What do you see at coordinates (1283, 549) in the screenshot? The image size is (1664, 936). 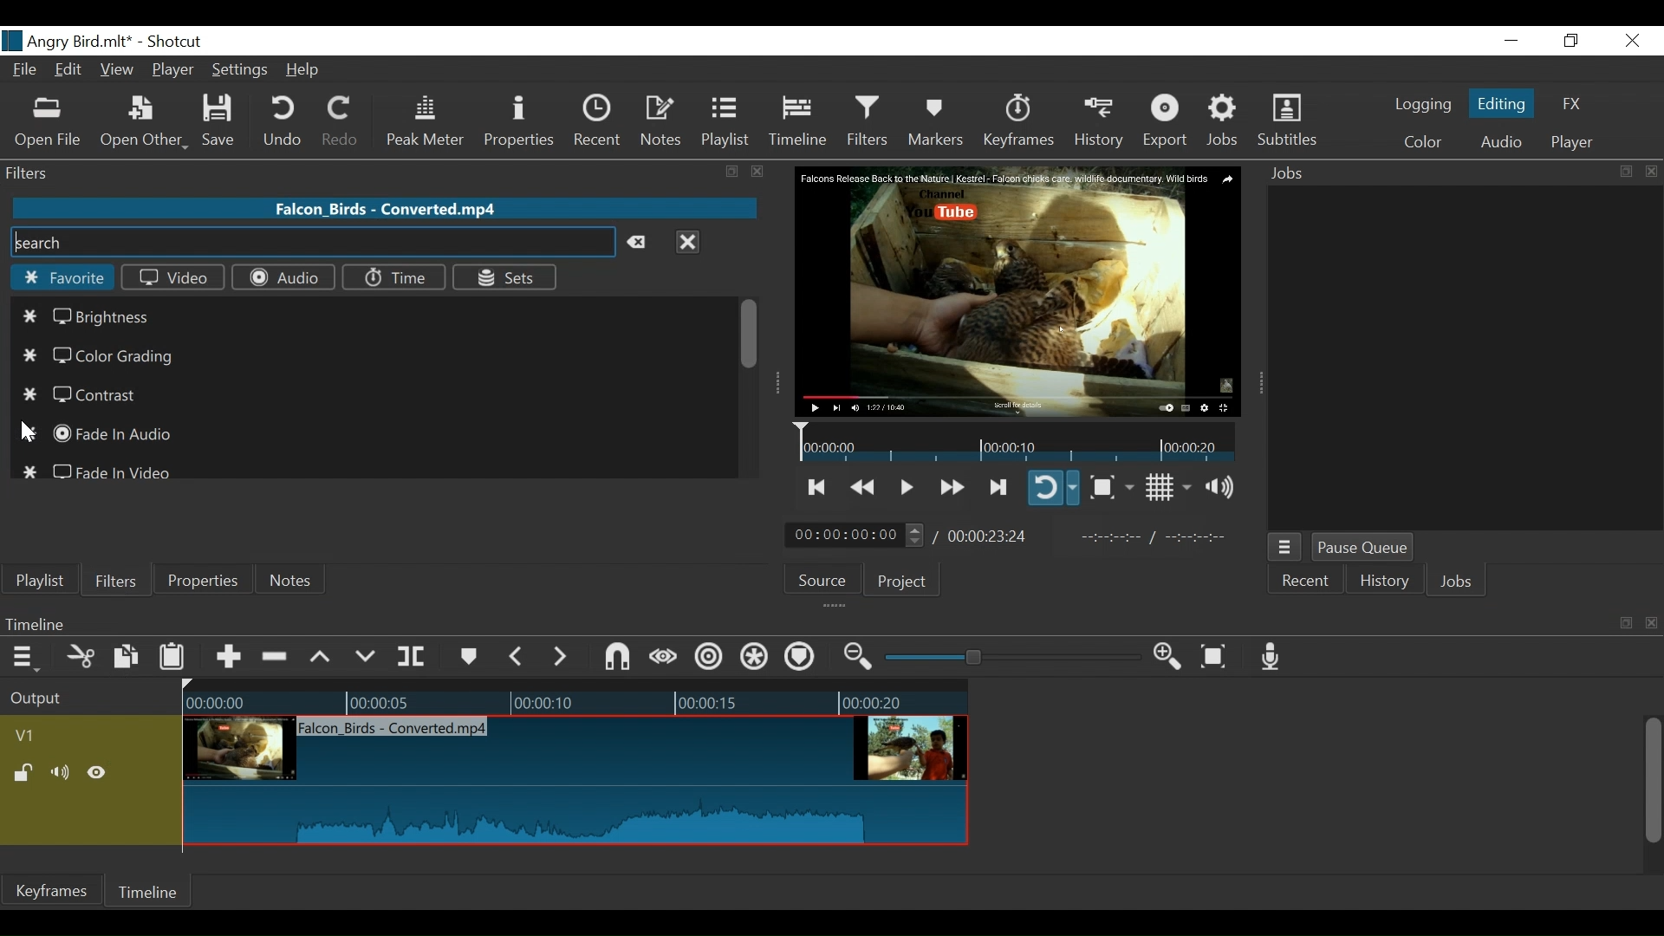 I see `Jobs Menu` at bounding box center [1283, 549].